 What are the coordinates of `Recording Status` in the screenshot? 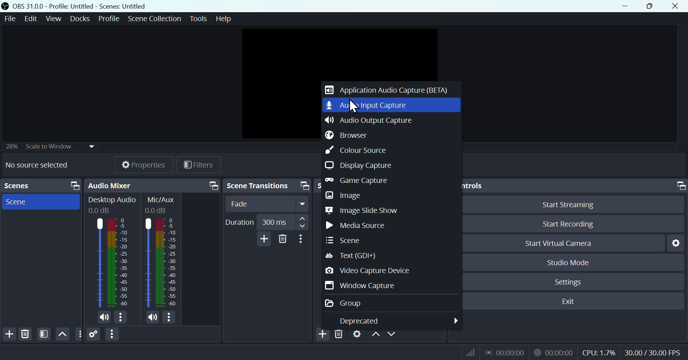 It's located at (554, 352).